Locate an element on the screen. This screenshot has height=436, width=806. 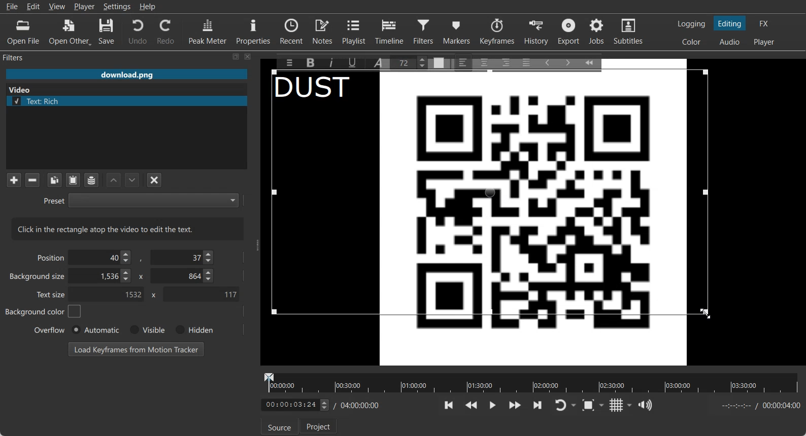
Peak Meter is located at coordinates (208, 31).